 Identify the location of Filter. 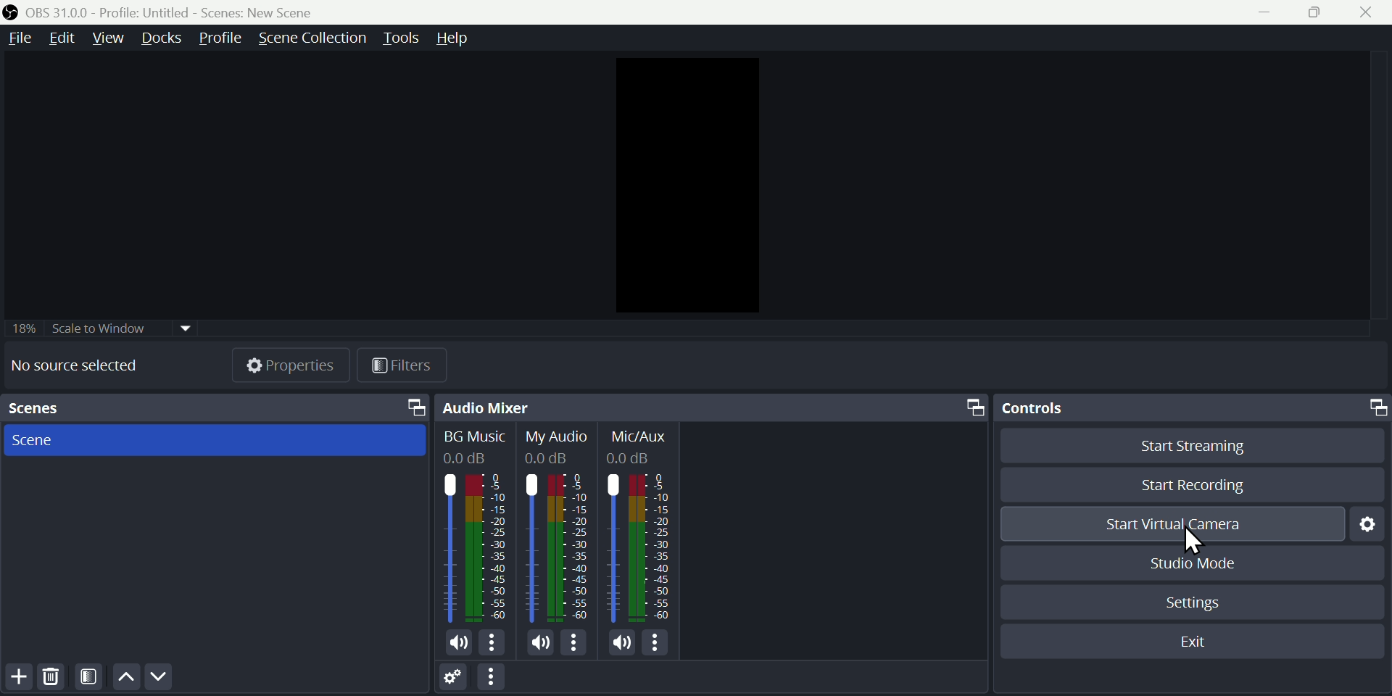
(402, 368).